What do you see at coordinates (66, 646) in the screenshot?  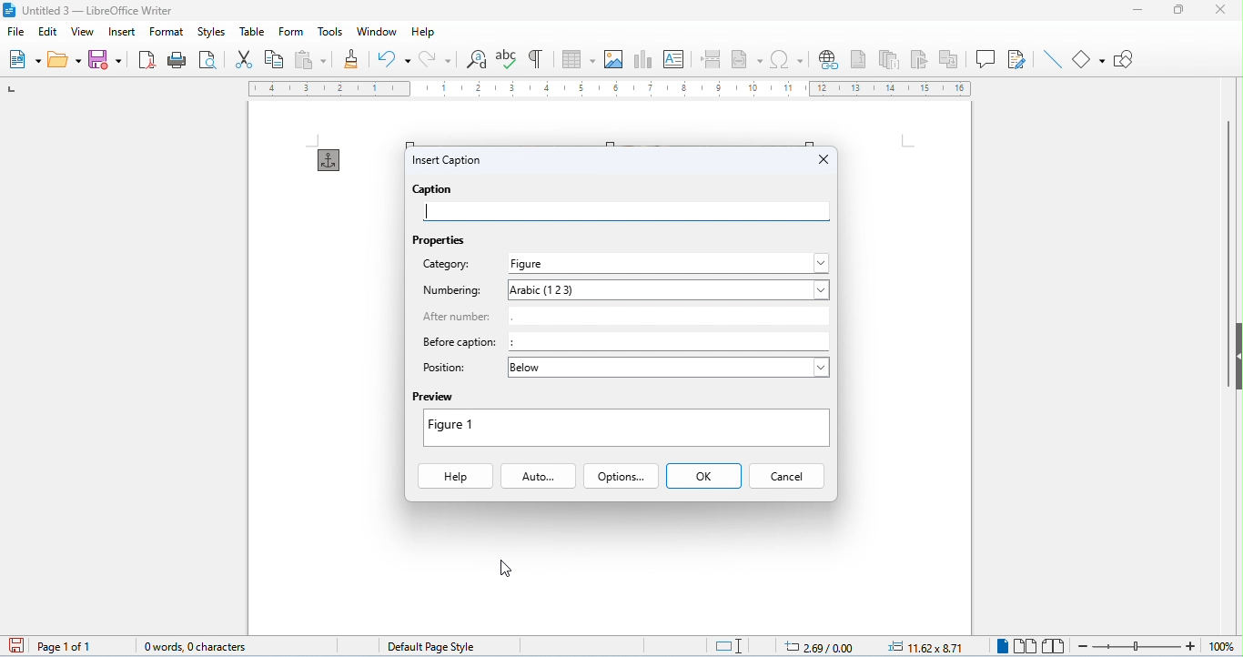 I see `page 1 of 1` at bounding box center [66, 646].